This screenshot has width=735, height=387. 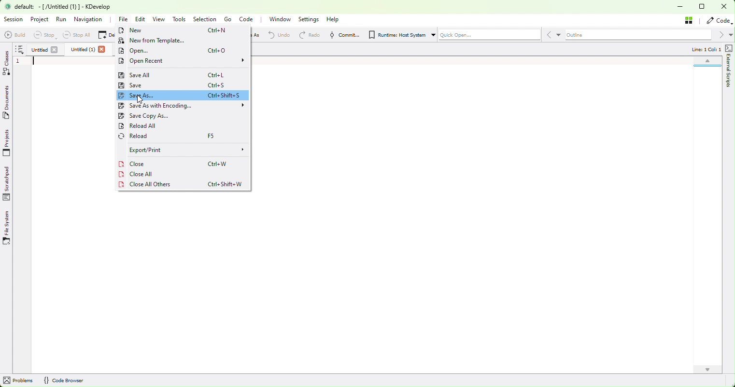 What do you see at coordinates (216, 75) in the screenshot?
I see `Ctrl+L` at bounding box center [216, 75].